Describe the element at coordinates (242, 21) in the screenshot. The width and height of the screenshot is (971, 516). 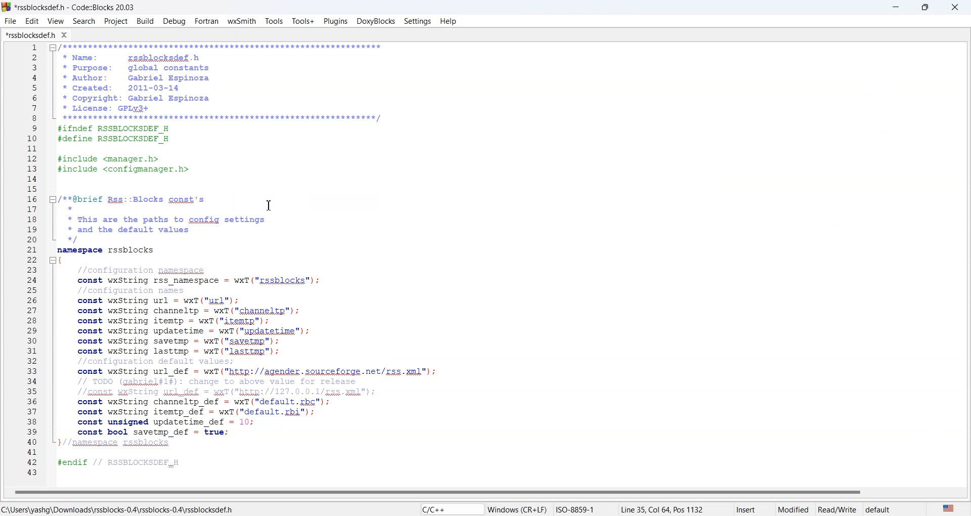
I see `W X Smith` at that location.